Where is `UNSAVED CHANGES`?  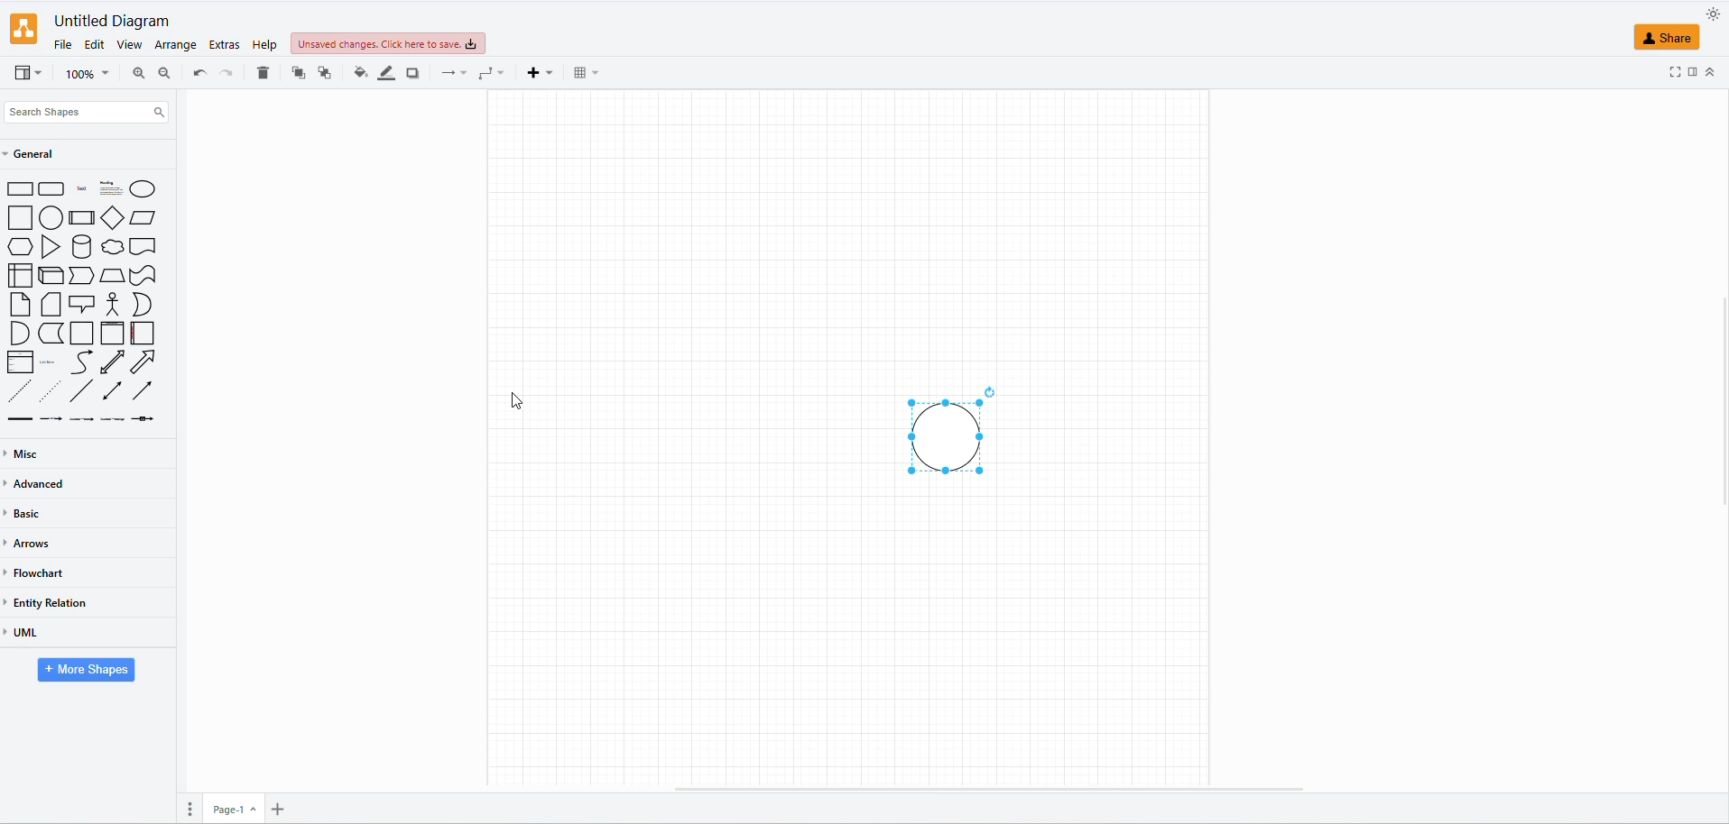
UNSAVED CHANGES is located at coordinates (407, 44).